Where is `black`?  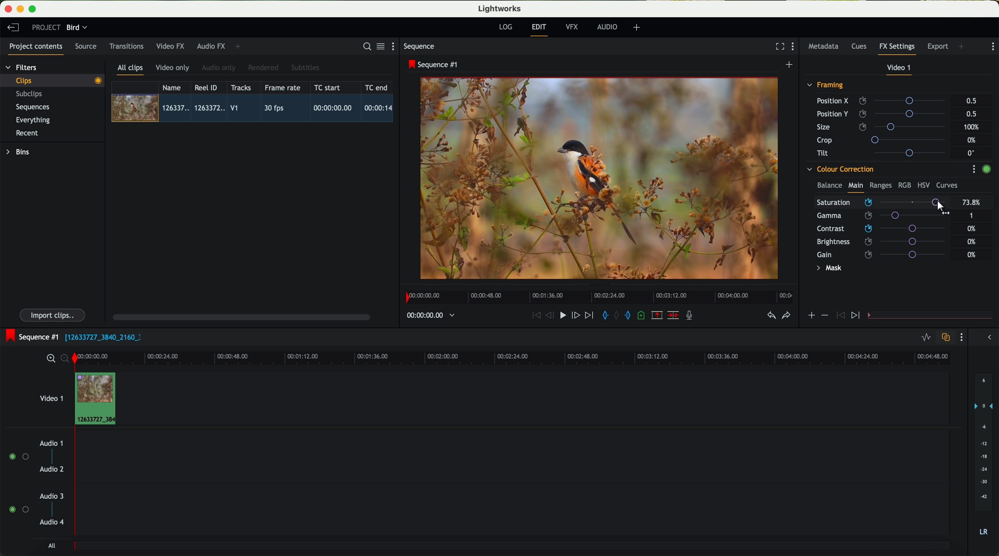
black is located at coordinates (100, 336).